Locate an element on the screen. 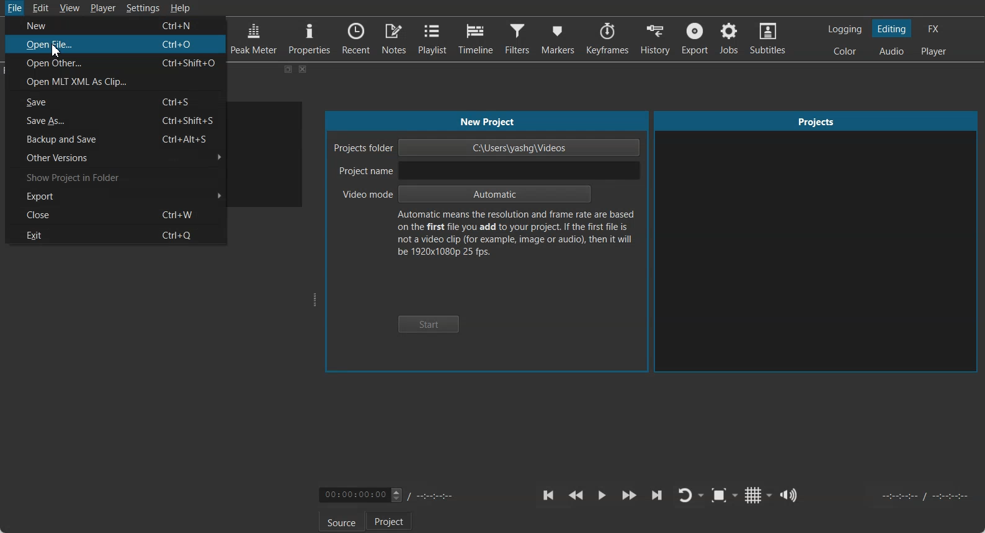 The image size is (985, 533). Skip to the previous point is located at coordinates (549, 495).